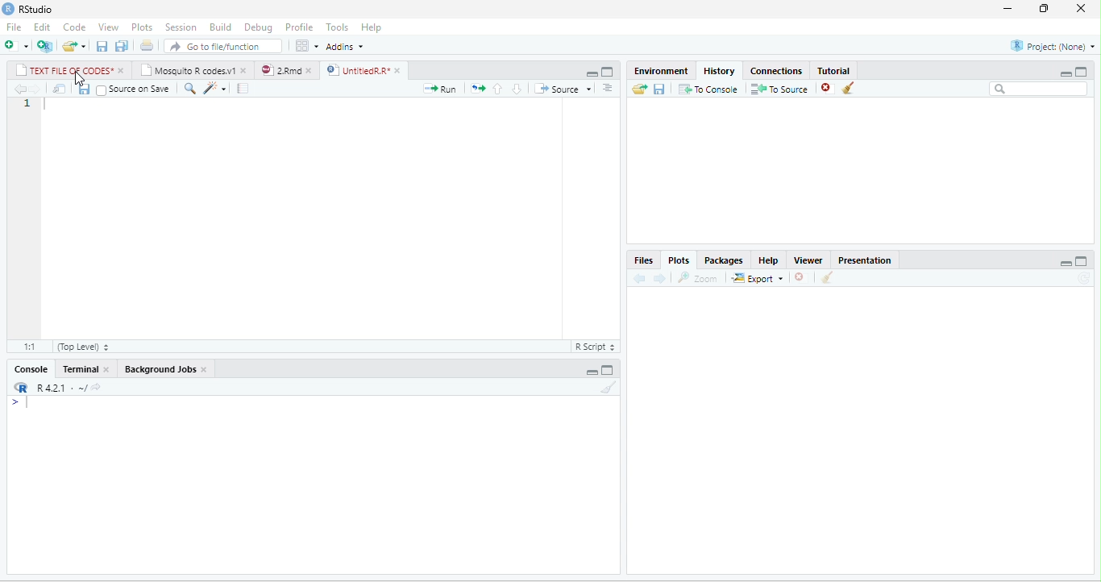 The height and width of the screenshot is (582, 1101). Describe the element at coordinates (357, 70) in the screenshot. I see `UntitledR.R` at that location.